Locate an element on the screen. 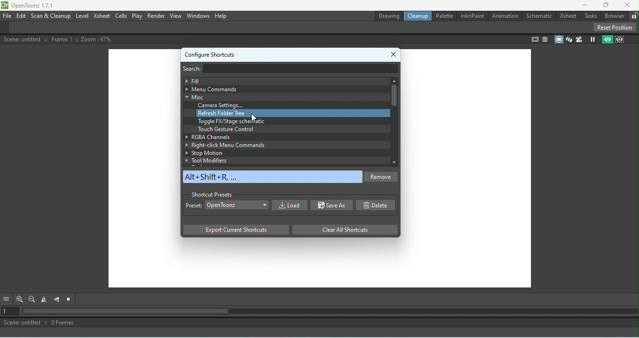 Image resolution: width=639 pixels, height=338 pixels. View is located at coordinates (175, 16).